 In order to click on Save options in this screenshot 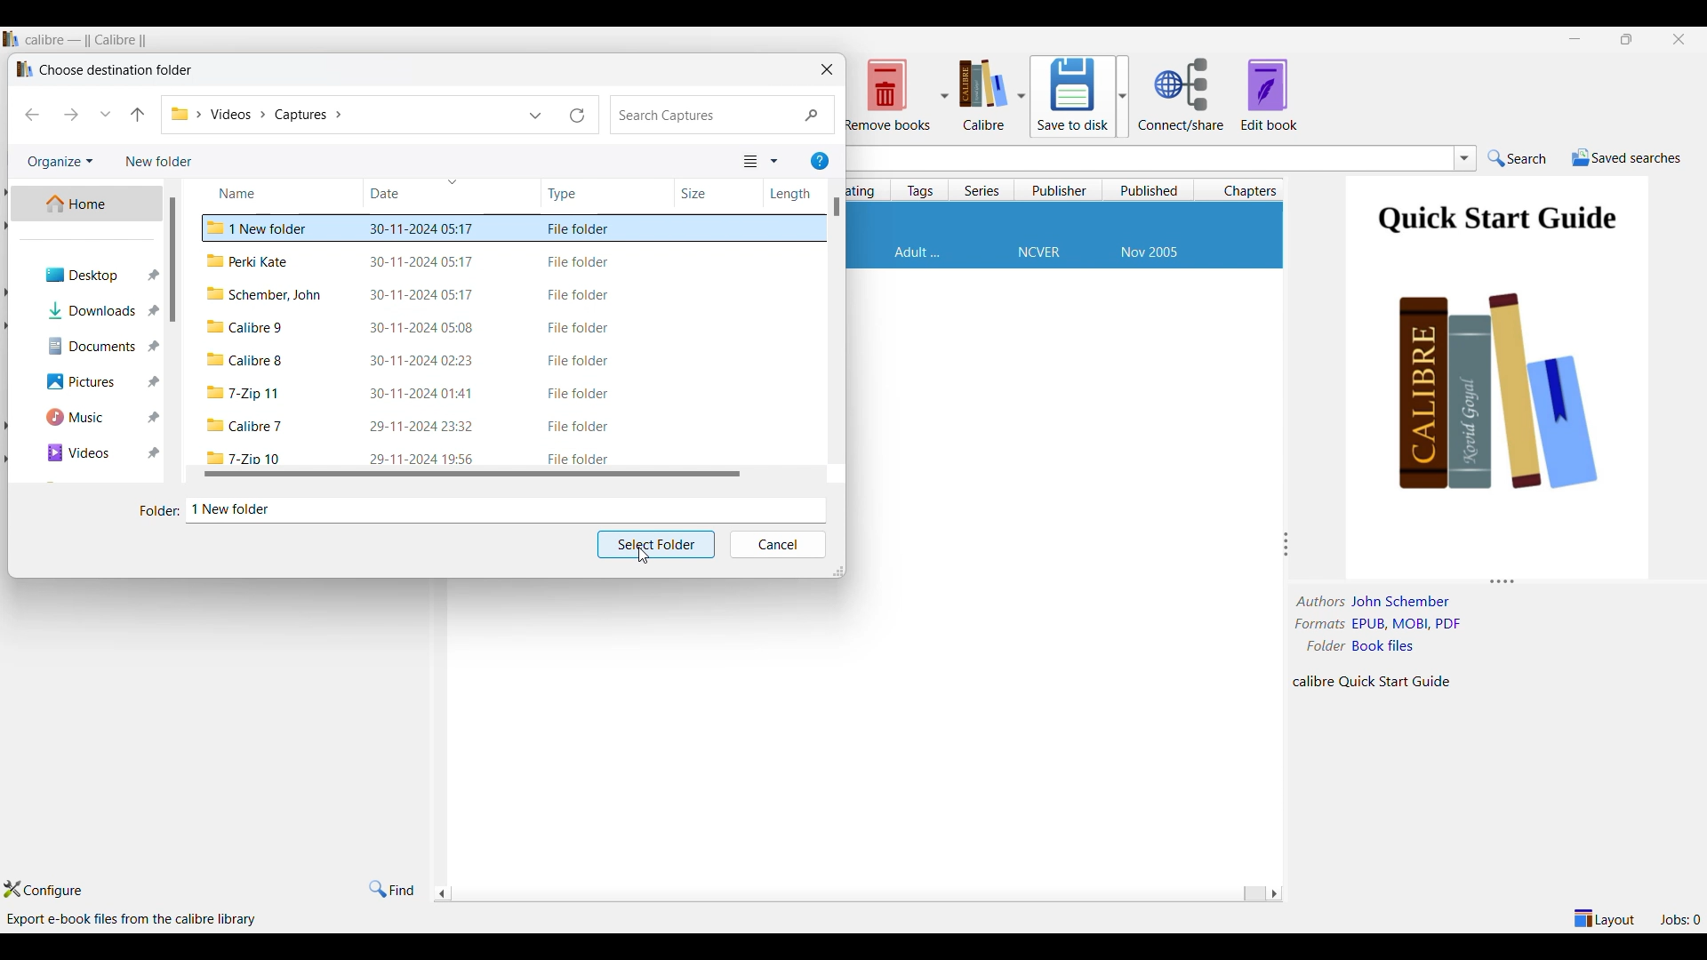, I will do `click(1080, 96)`.